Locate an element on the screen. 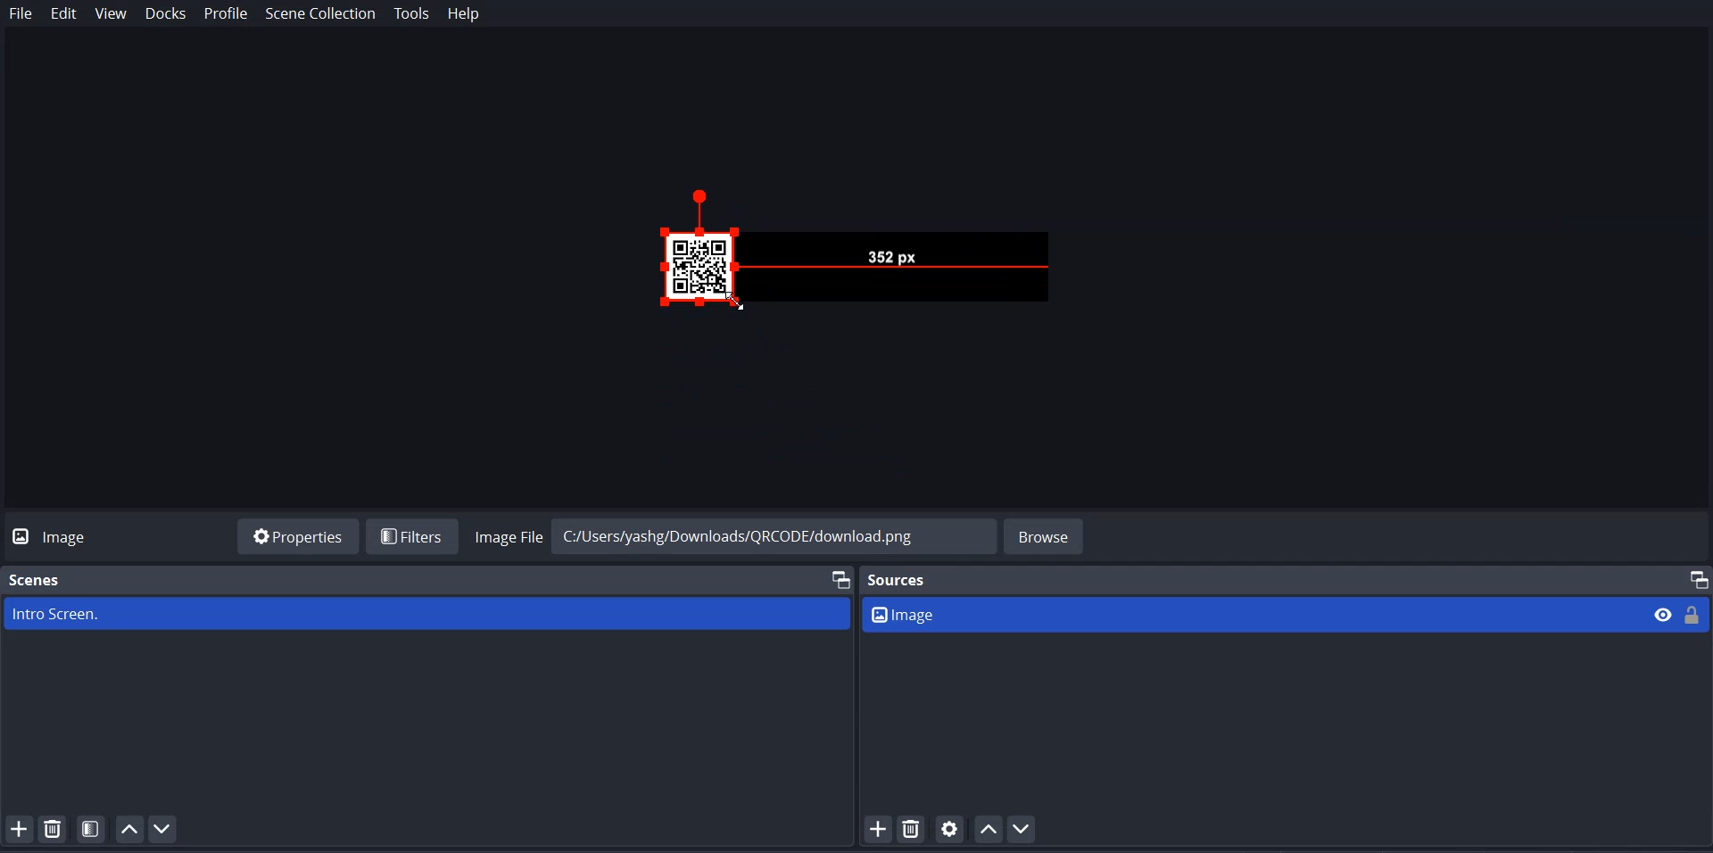  Scene Collection is located at coordinates (321, 15).